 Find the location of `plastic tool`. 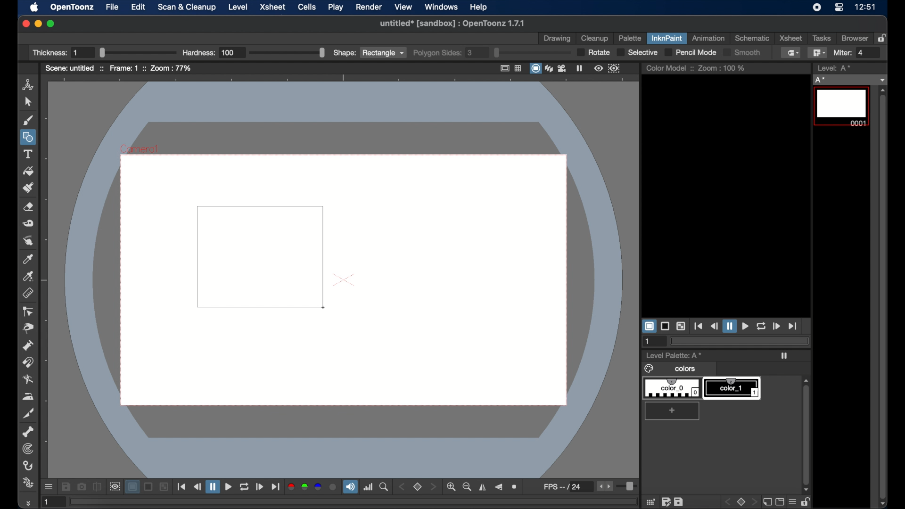

plastic tool is located at coordinates (28, 483).